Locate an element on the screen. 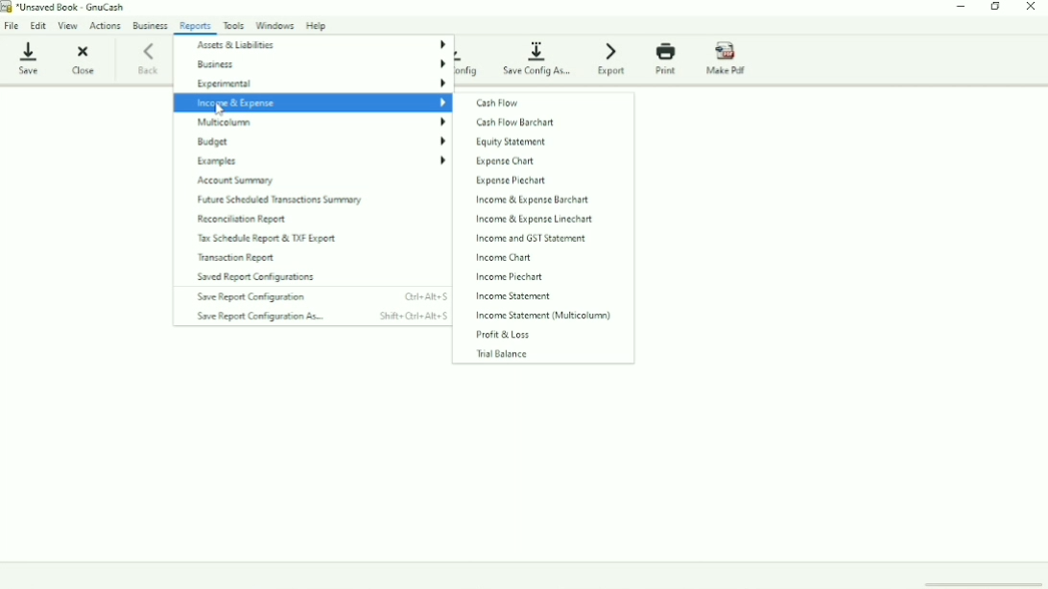 This screenshot has height=589, width=1048. Equity Statement is located at coordinates (509, 143).